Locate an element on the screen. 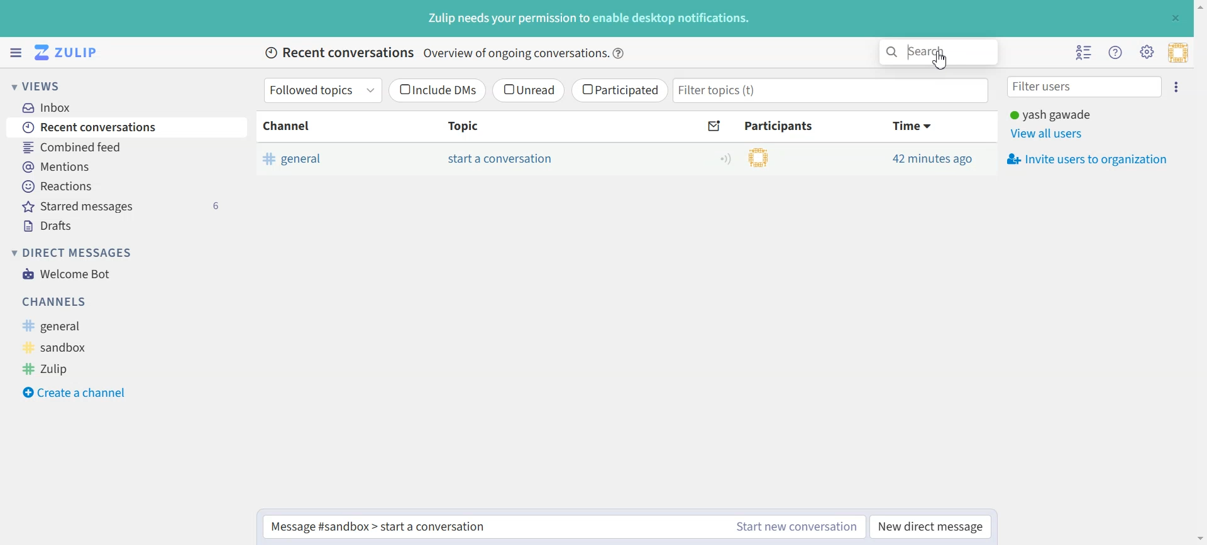 This screenshot has height=545, width=1207. general is located at coordinates (79, 325).